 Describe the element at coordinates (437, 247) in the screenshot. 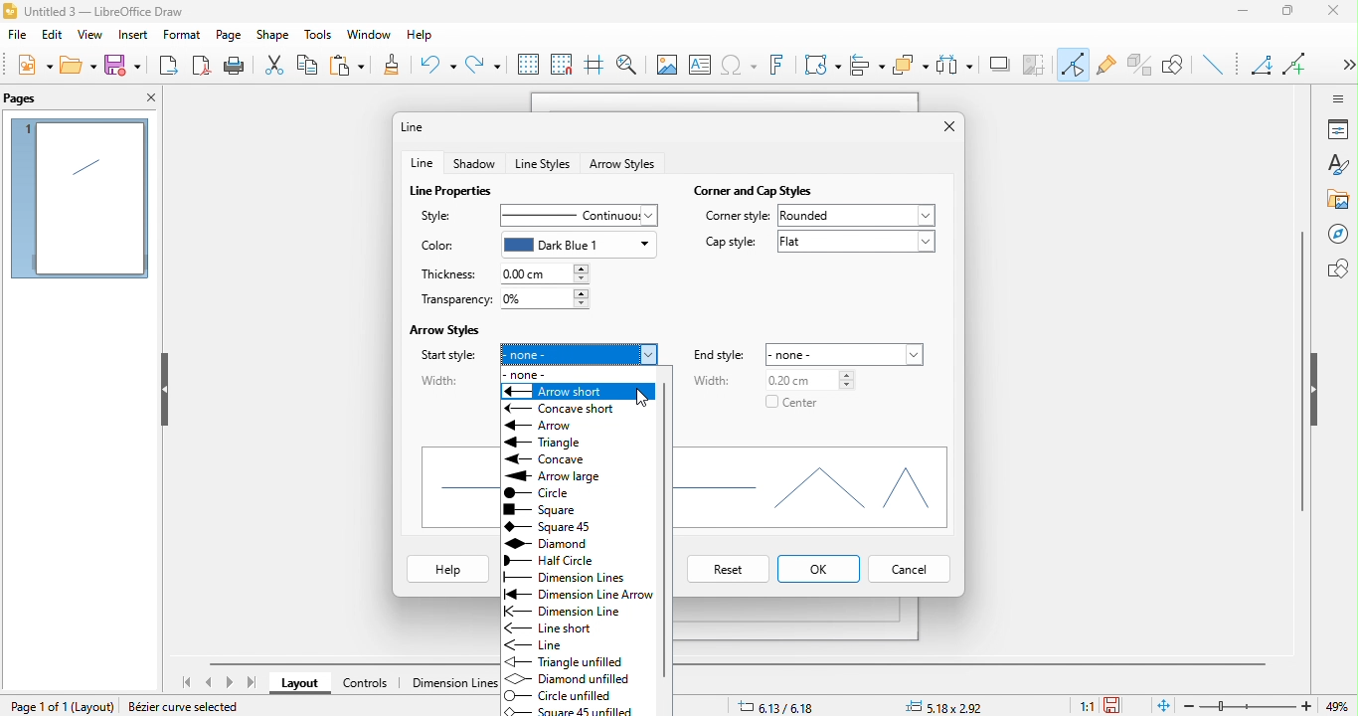

I see `color` at that location.